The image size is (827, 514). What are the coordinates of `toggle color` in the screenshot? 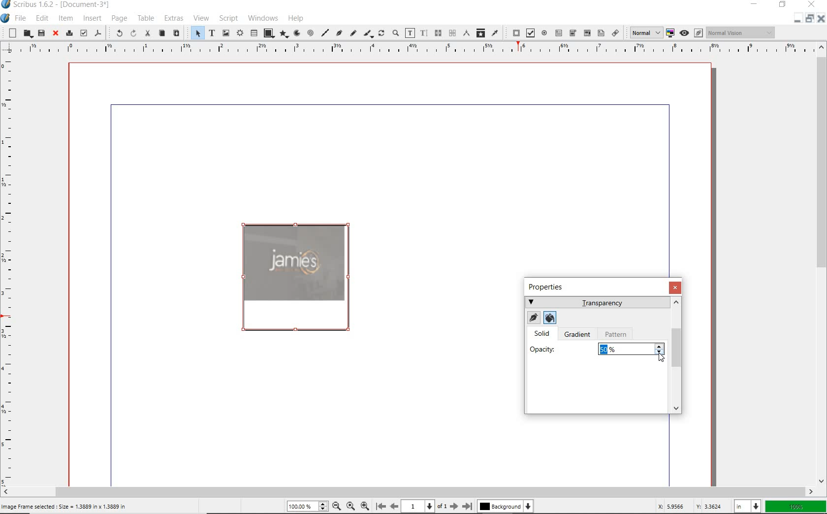 It's located at (670, 32).